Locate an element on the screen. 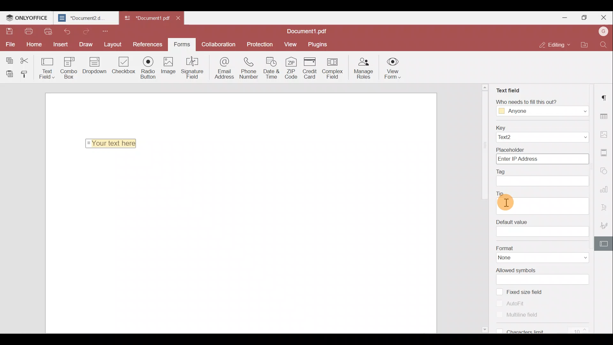  Format dropdown is located at coordinates (578, 258).